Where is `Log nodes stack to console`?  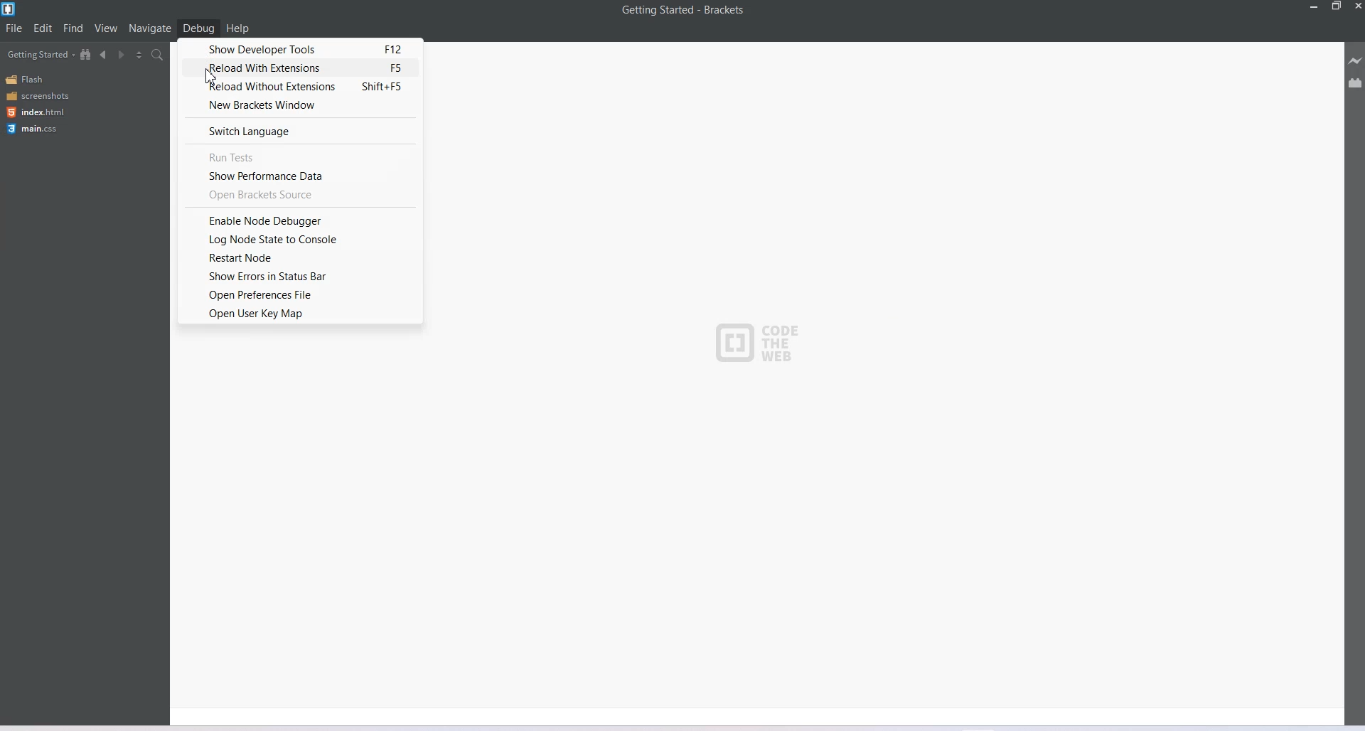 Log nodes stack to console is located at coordinates (296, 240).